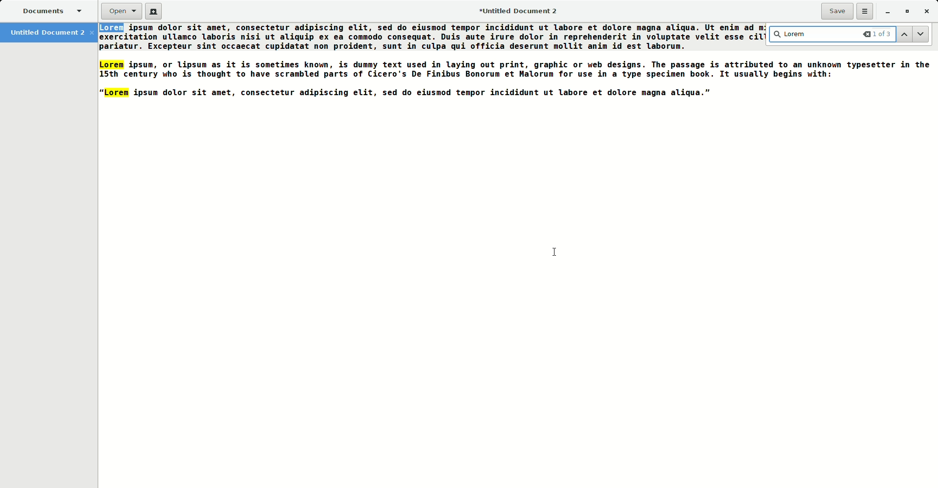 The width and height of the screenshot is (938, 488). What do you see at coordinates (517, 10) in the screenshot?
I see `Untitled Document 2` at bounding box center [517, 10].